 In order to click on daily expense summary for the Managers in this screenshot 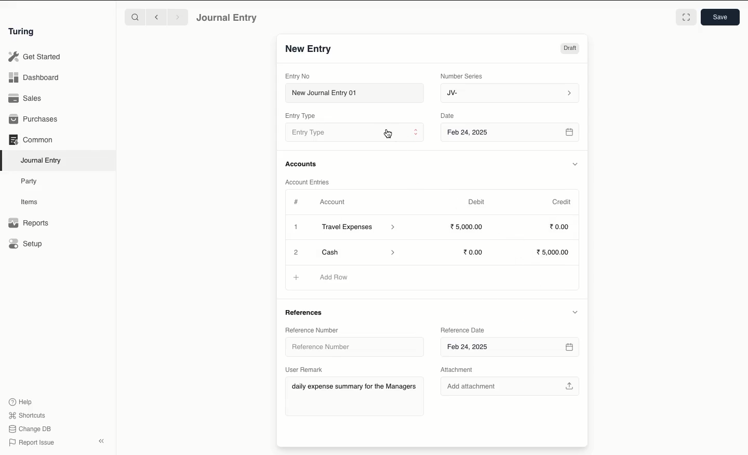, I will do `click(354, 388)`.